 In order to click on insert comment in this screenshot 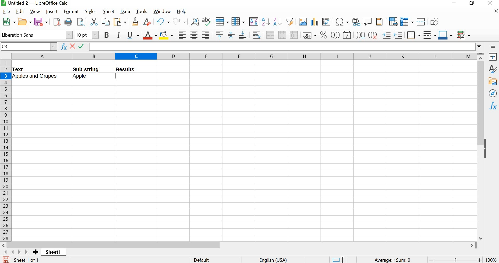, I will do `click(368, 21)`.